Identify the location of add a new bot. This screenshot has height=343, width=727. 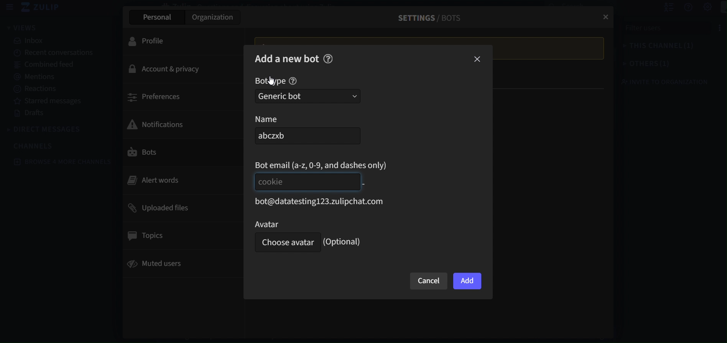
(287, 58).